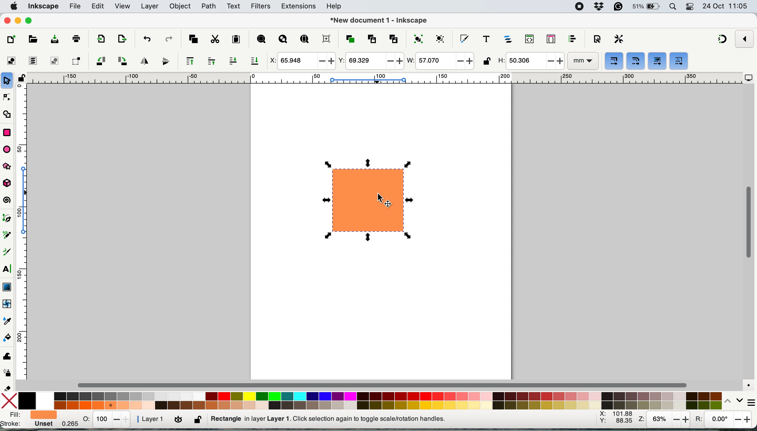 This screenshot has height=431, width=757. What do you see at coordinates (393, 38) in the screenshot?
I see `unlink clone` at bounding box center [393, 38].